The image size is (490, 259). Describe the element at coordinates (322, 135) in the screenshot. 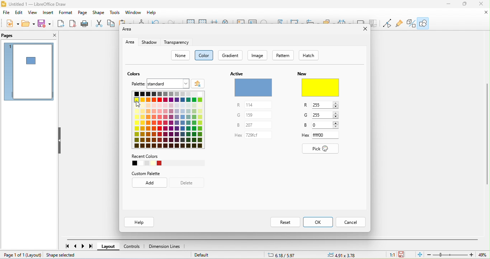

I see `hex ffff00` at that location.